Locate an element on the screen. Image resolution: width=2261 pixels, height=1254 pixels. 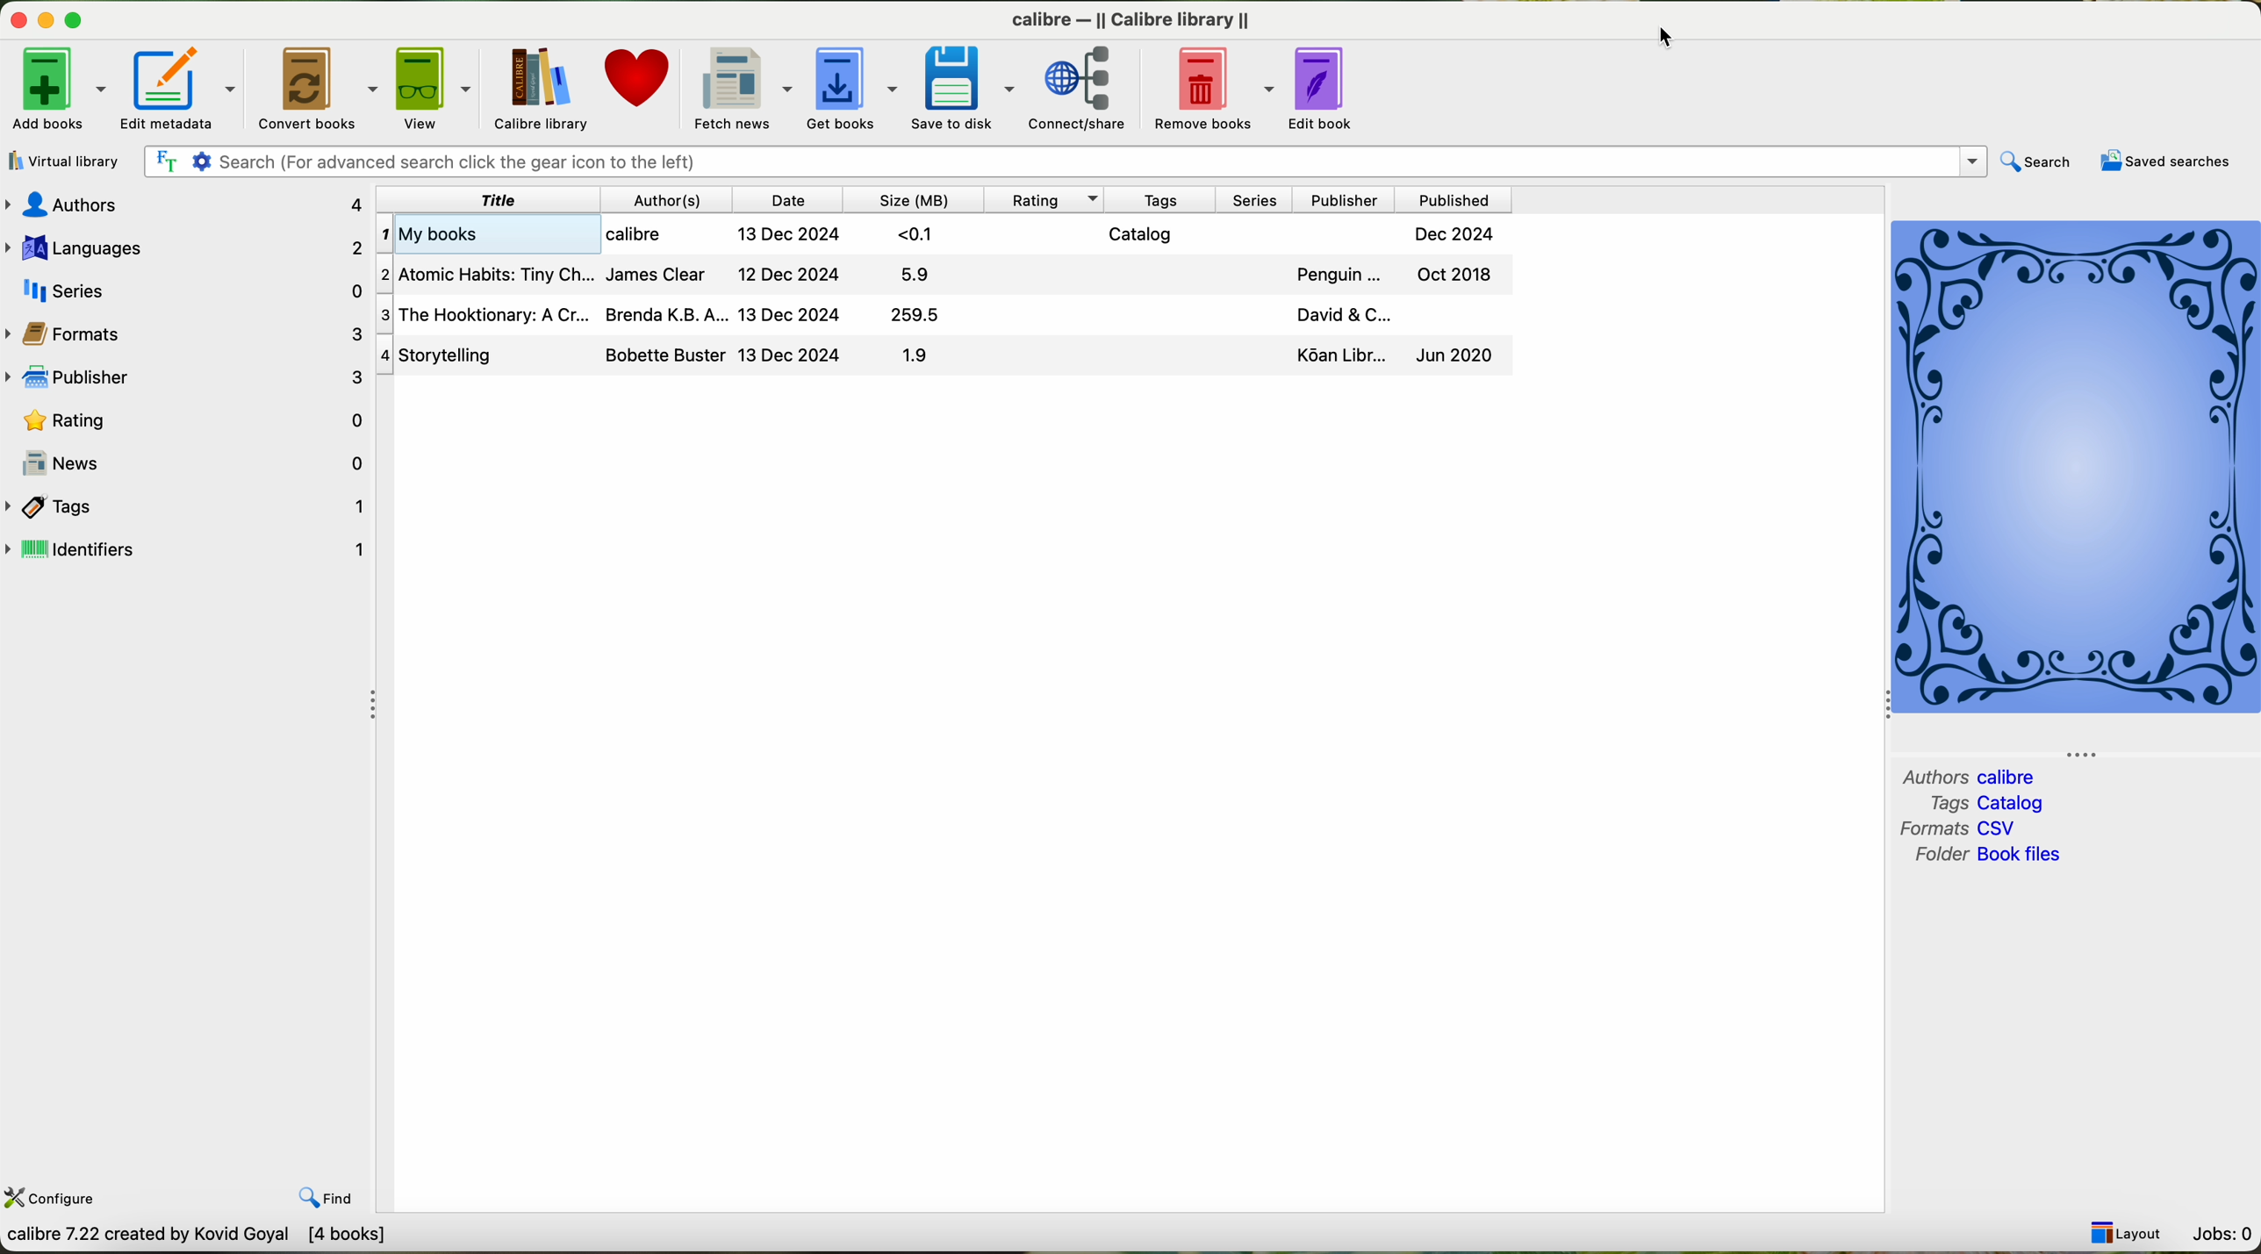
configure is located at coordinates (56, 1201).